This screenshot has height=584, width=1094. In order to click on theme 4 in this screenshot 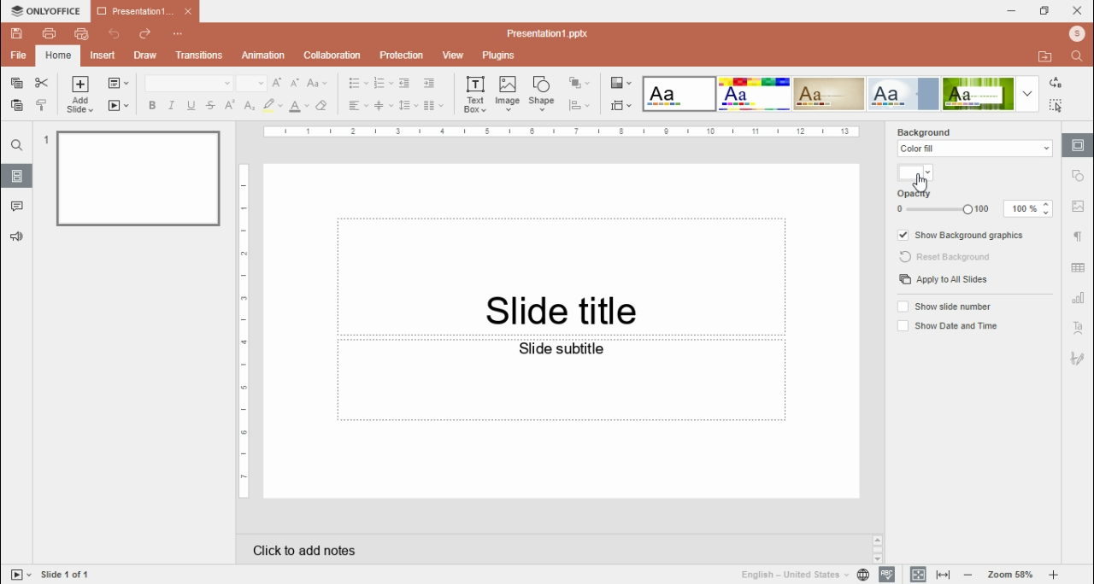, I will do `click(903, 95)`.